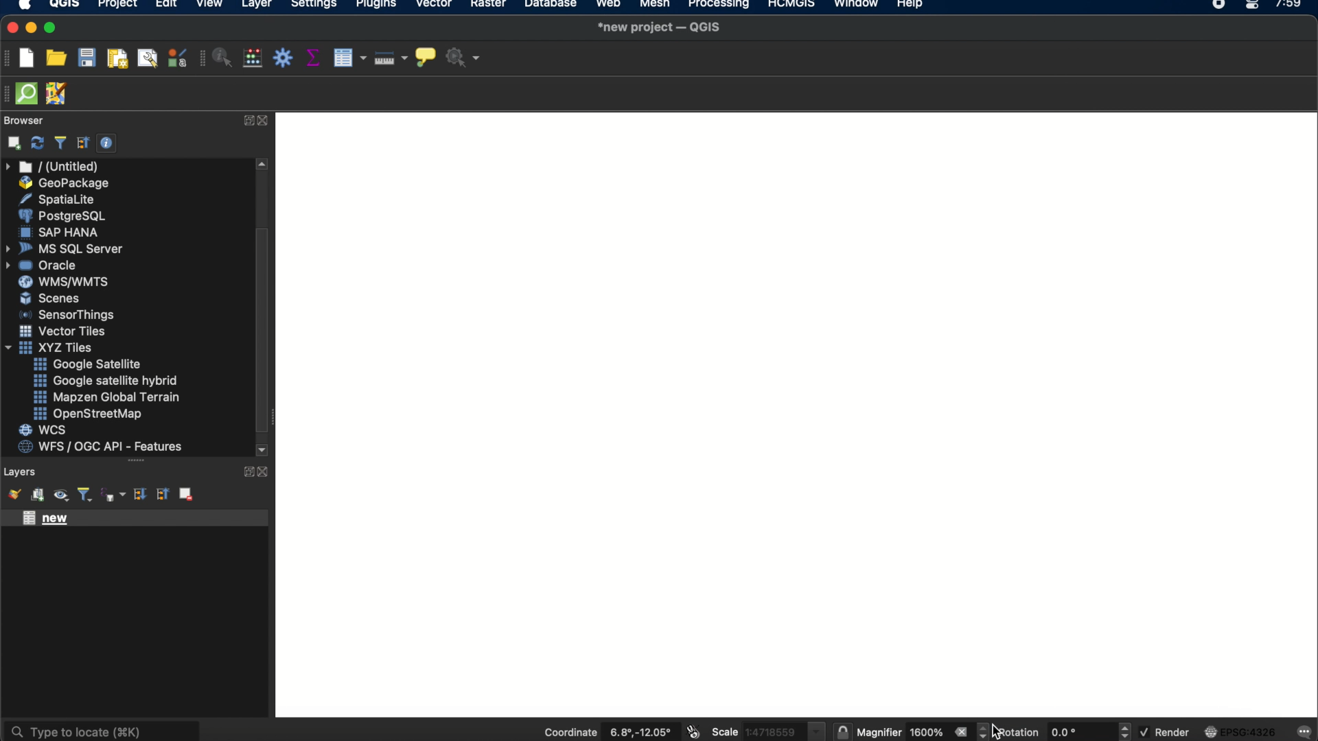 This screenshot has height=741, width=1318. What do you see at coordinates (264, 472) in the screenshot?
I see `contract` at bounding box center [264, 472].